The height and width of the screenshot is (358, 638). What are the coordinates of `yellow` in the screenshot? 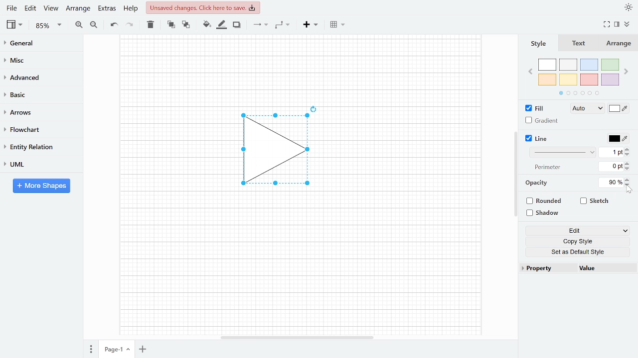 It's located at (569, 79).